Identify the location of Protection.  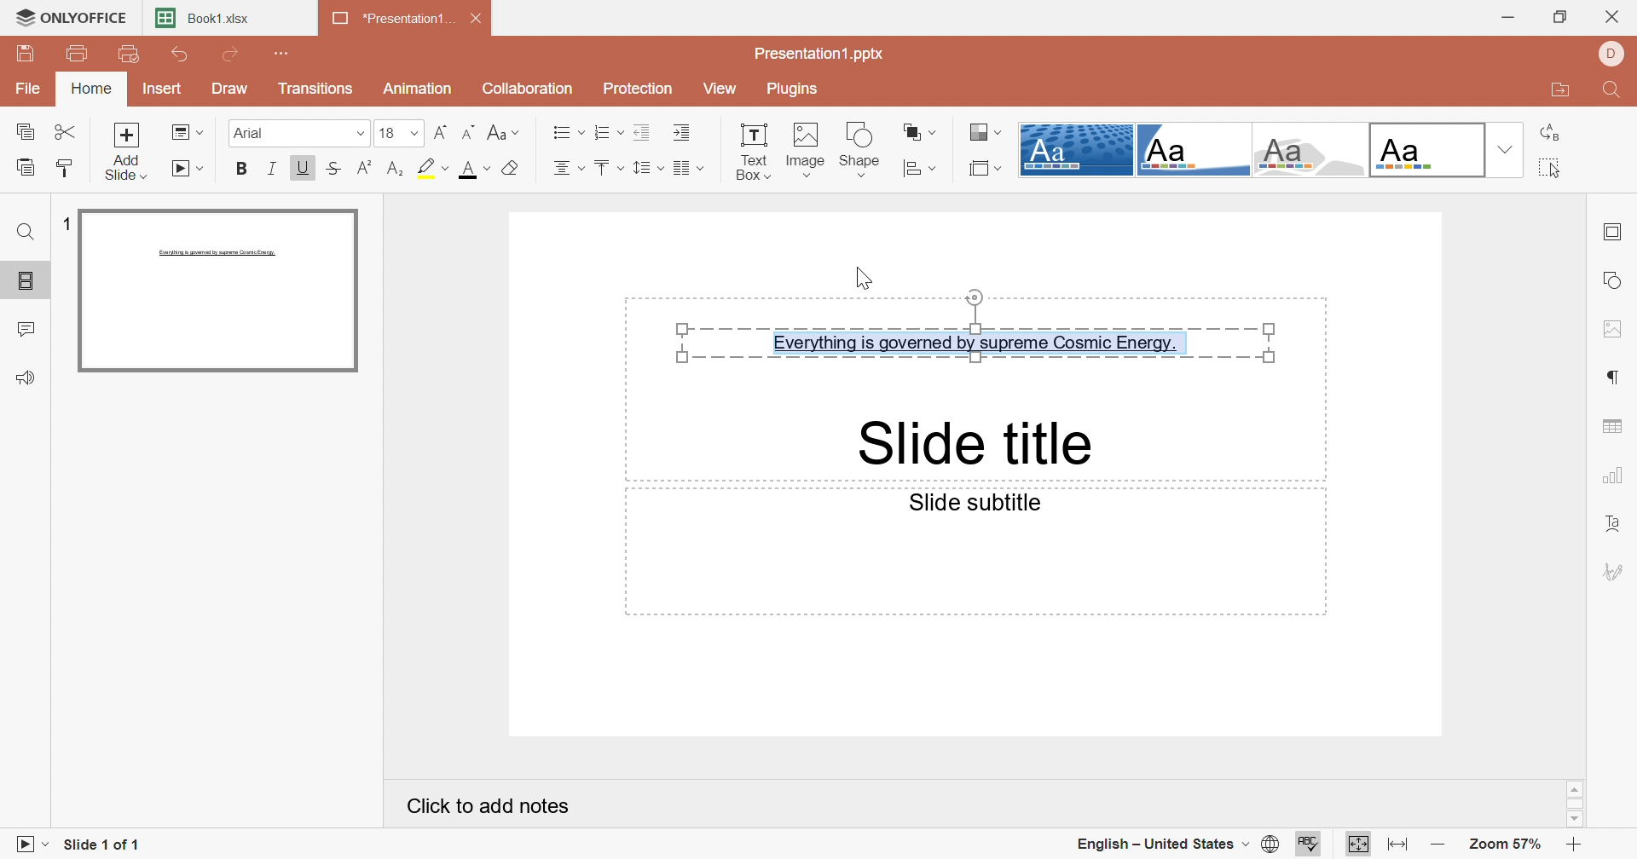
(638, 89).